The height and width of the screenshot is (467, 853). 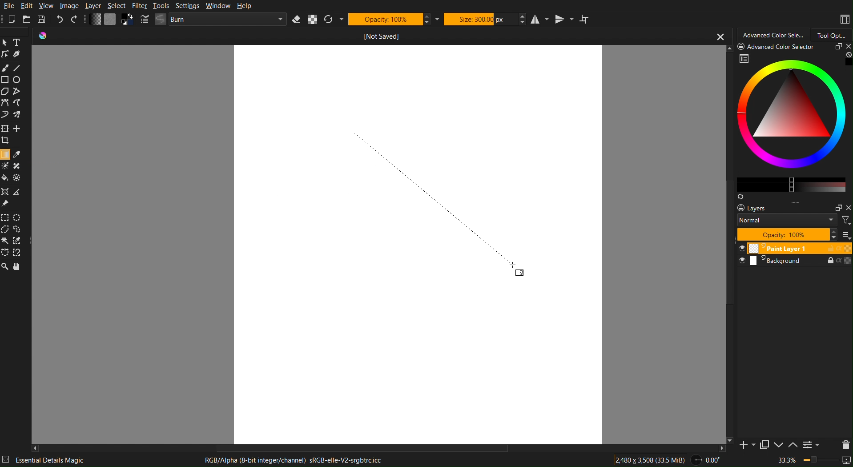 What do you see at coordinates (7, 459) in the screenshot?
I see `details` at bounding box center [7, 459].